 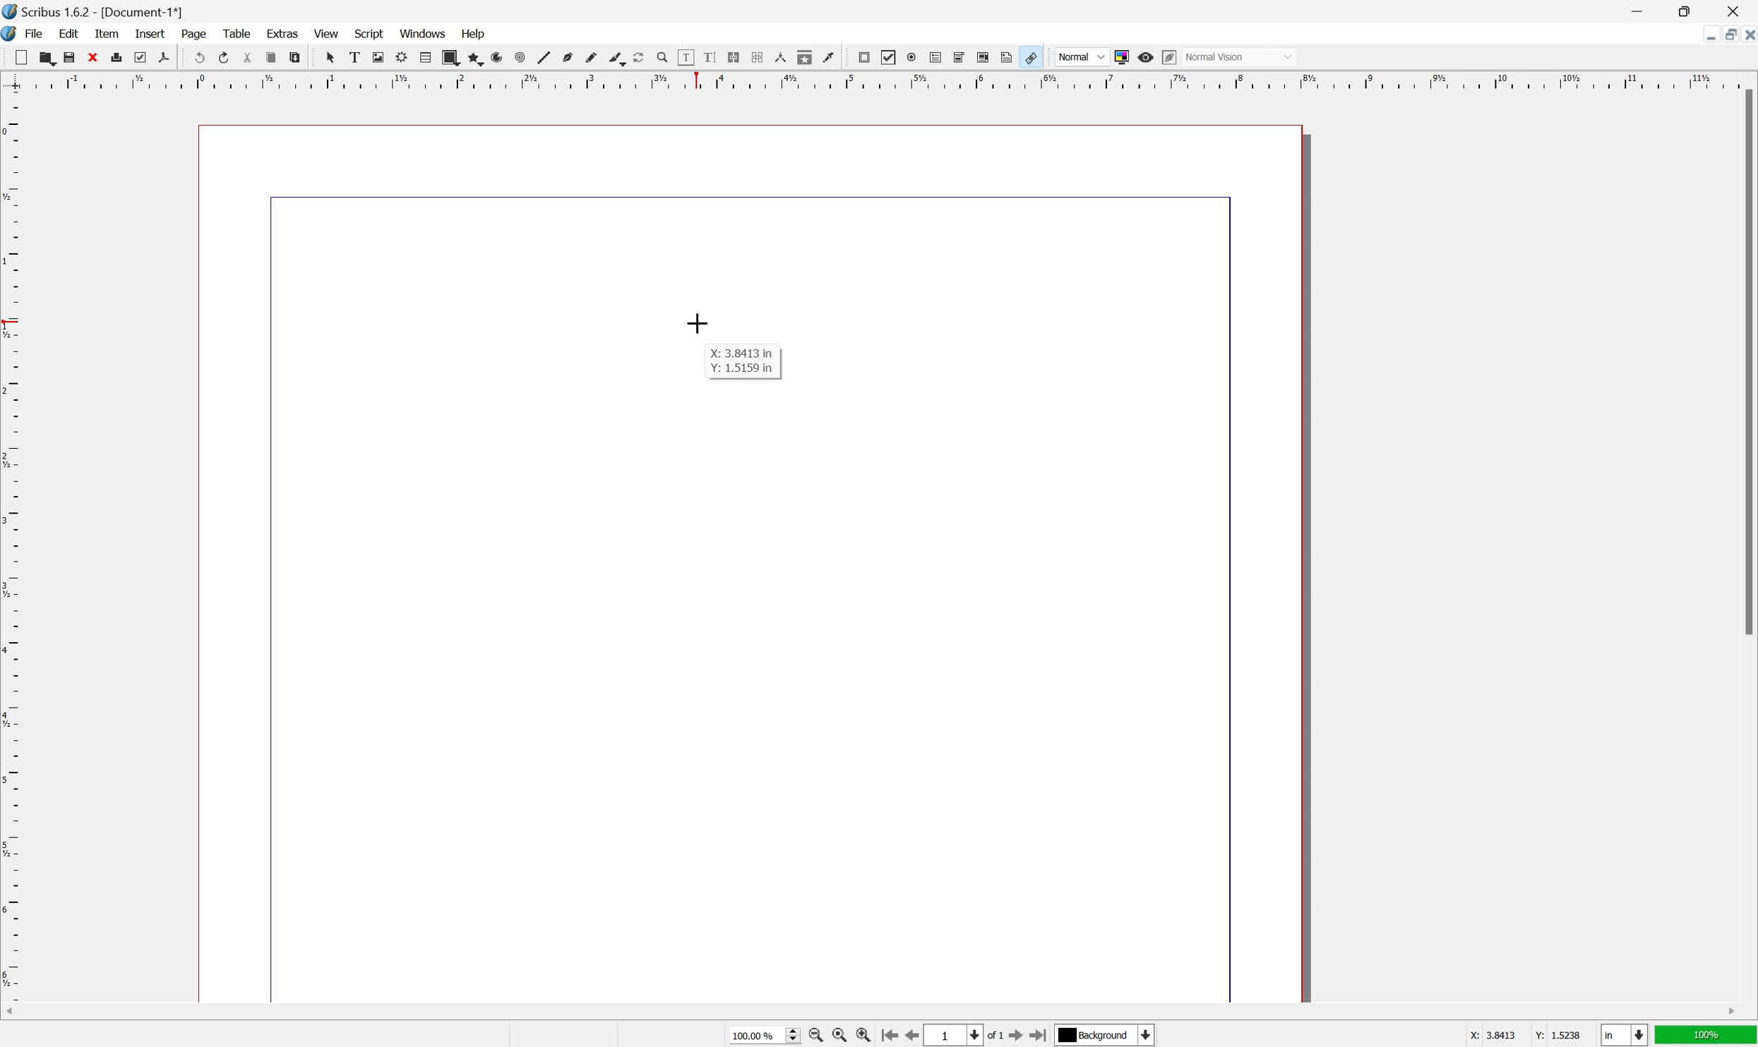 What do you see at coordinates (765, 1034) in the screenshot?
I see `select current zoom level` at bounding box center [765, 1034].